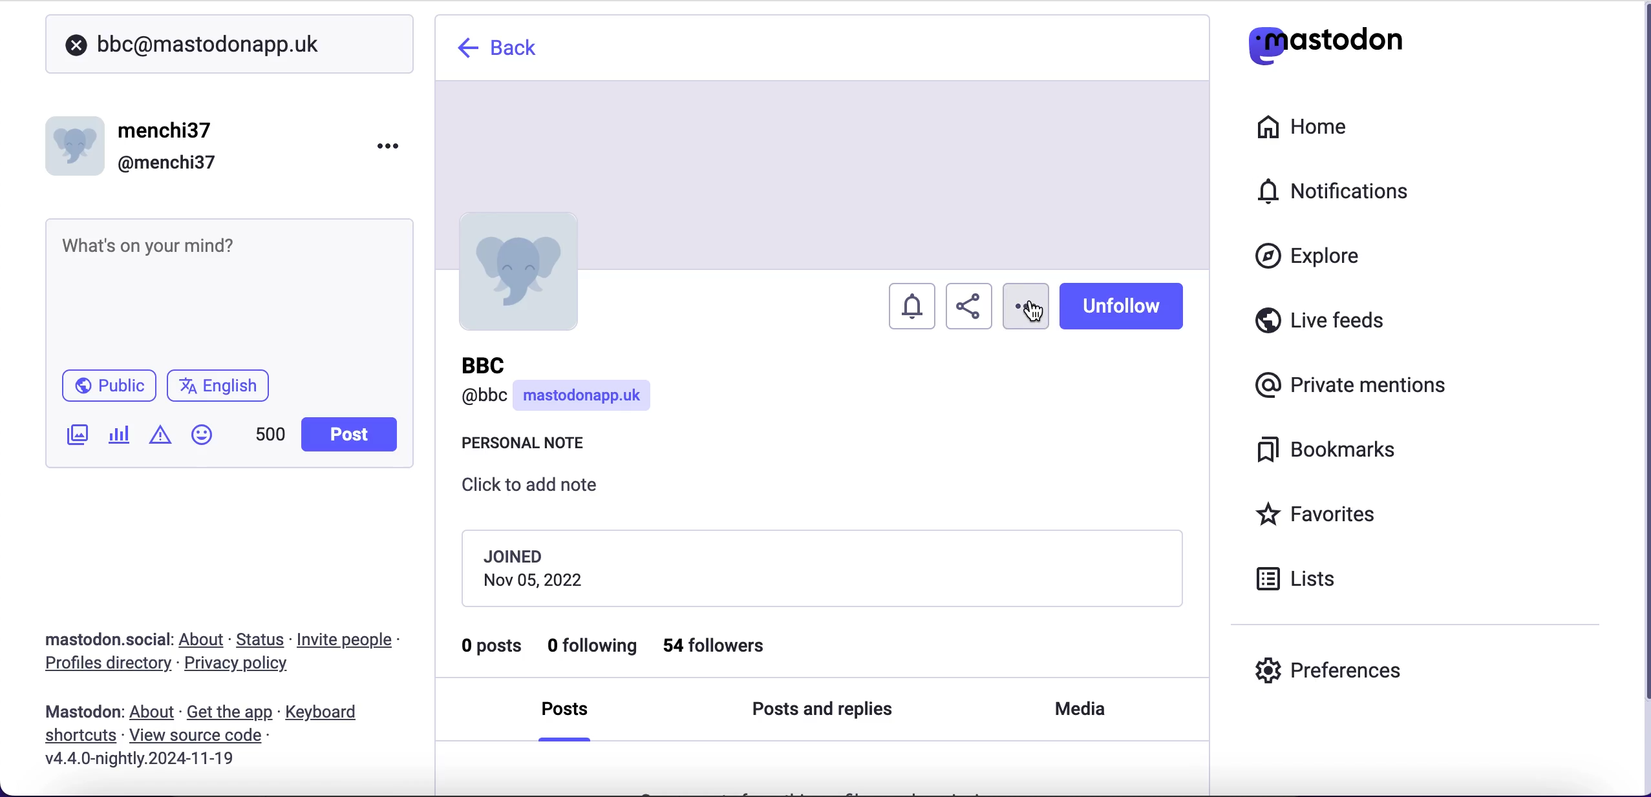  I want to click on joining date, so click(822, 574).